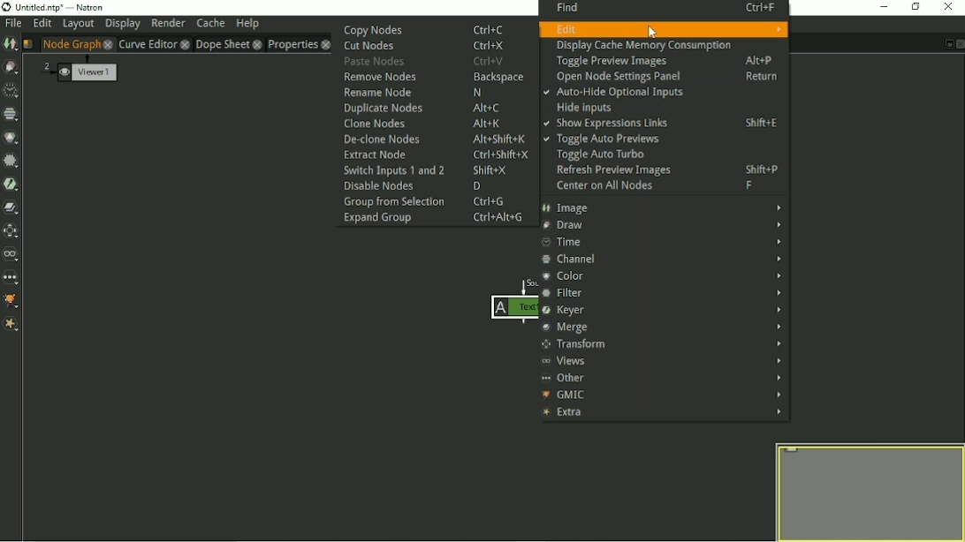 This screenshot has width=965, height=542. I want to click on Display Cache Memory Consumption, so click(642, 46).